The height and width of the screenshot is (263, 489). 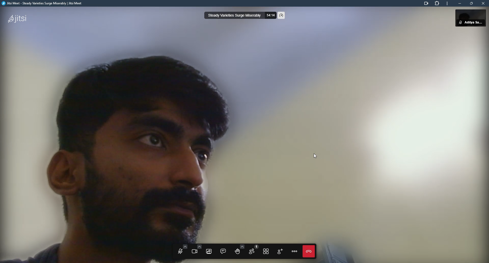 I want to click on invite people, so click(x=280, y=251).